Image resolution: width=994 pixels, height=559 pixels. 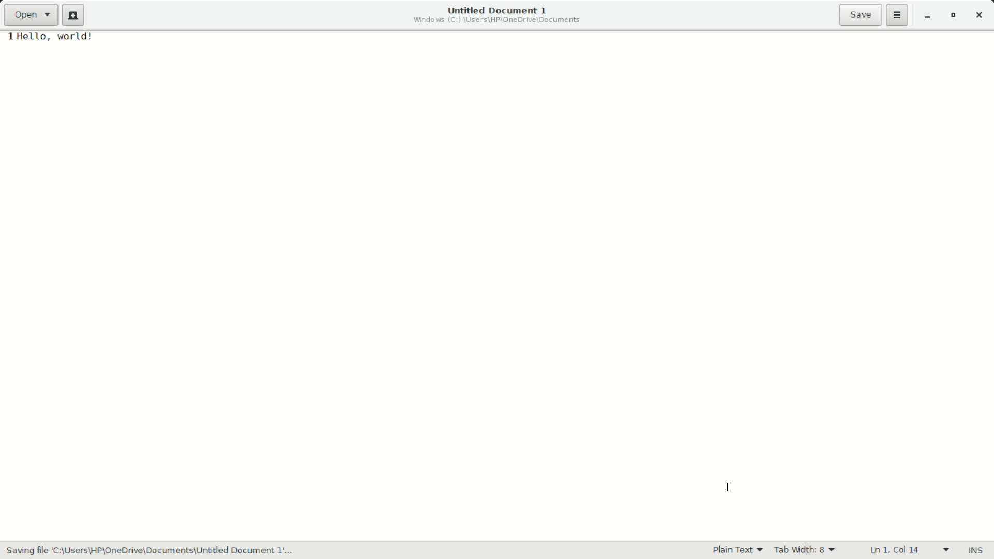 What do you see at coordinates (74, 16) in the screenshot?
I see `new document` at bounding box center [74, 16].